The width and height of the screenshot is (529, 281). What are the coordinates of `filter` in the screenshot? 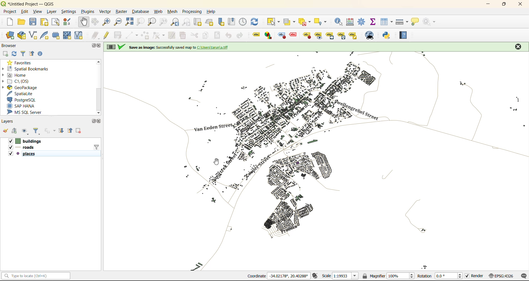 It's located at (36, 132).